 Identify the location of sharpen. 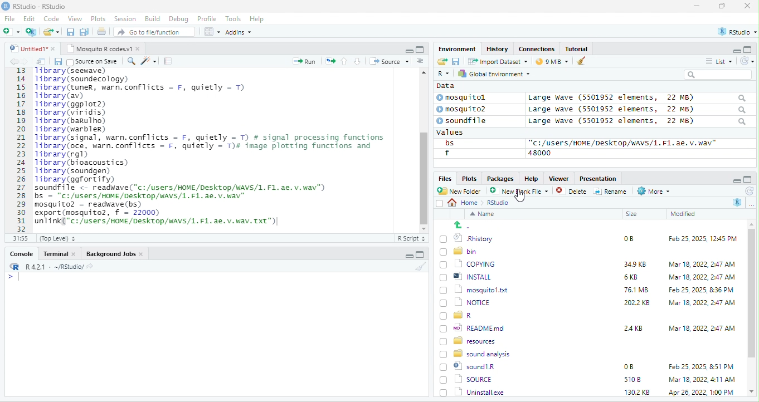
(149, 61).